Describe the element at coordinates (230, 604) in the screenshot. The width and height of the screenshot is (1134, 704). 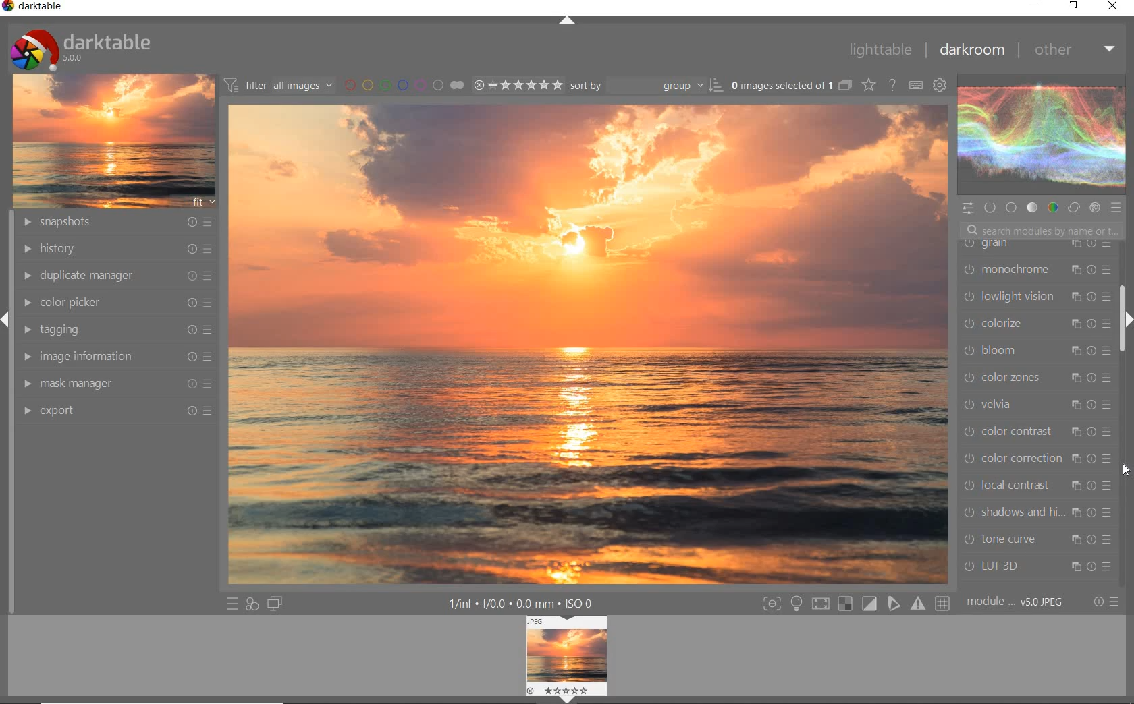
I see `QUICK ACCESS TO PRESET` at that location.